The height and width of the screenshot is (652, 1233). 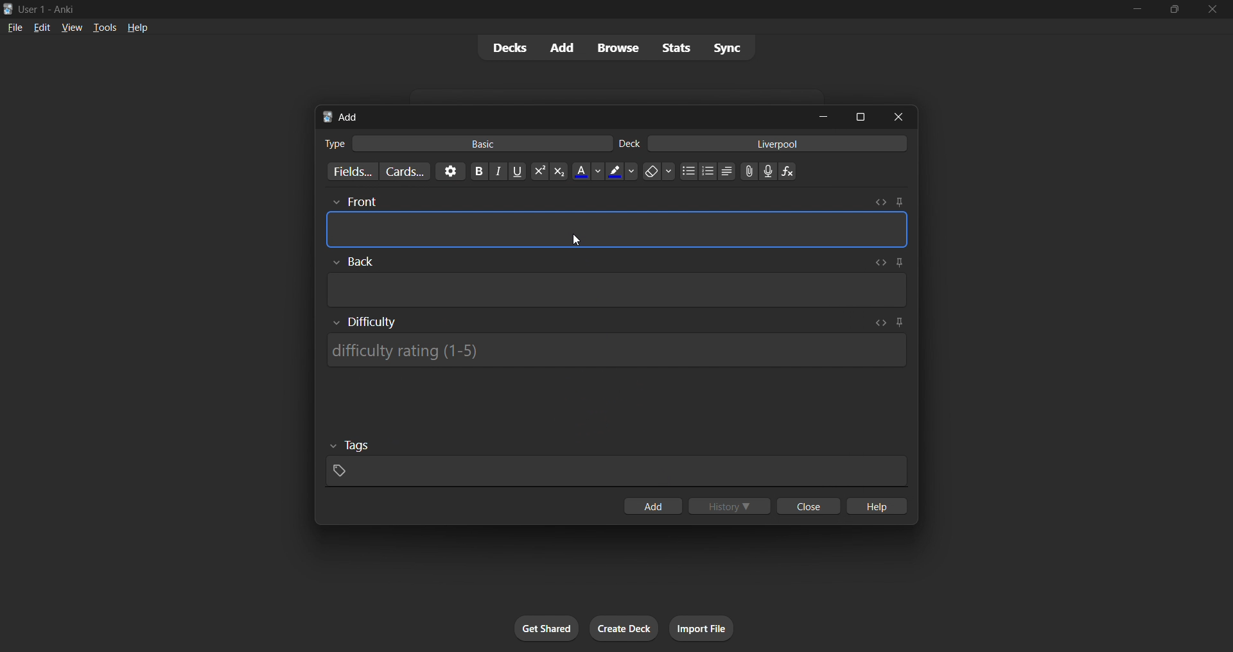 What do you see at coordinates (1137, 10) in the screenshot?
I see `minimize` at bounding box center [1137, 10].